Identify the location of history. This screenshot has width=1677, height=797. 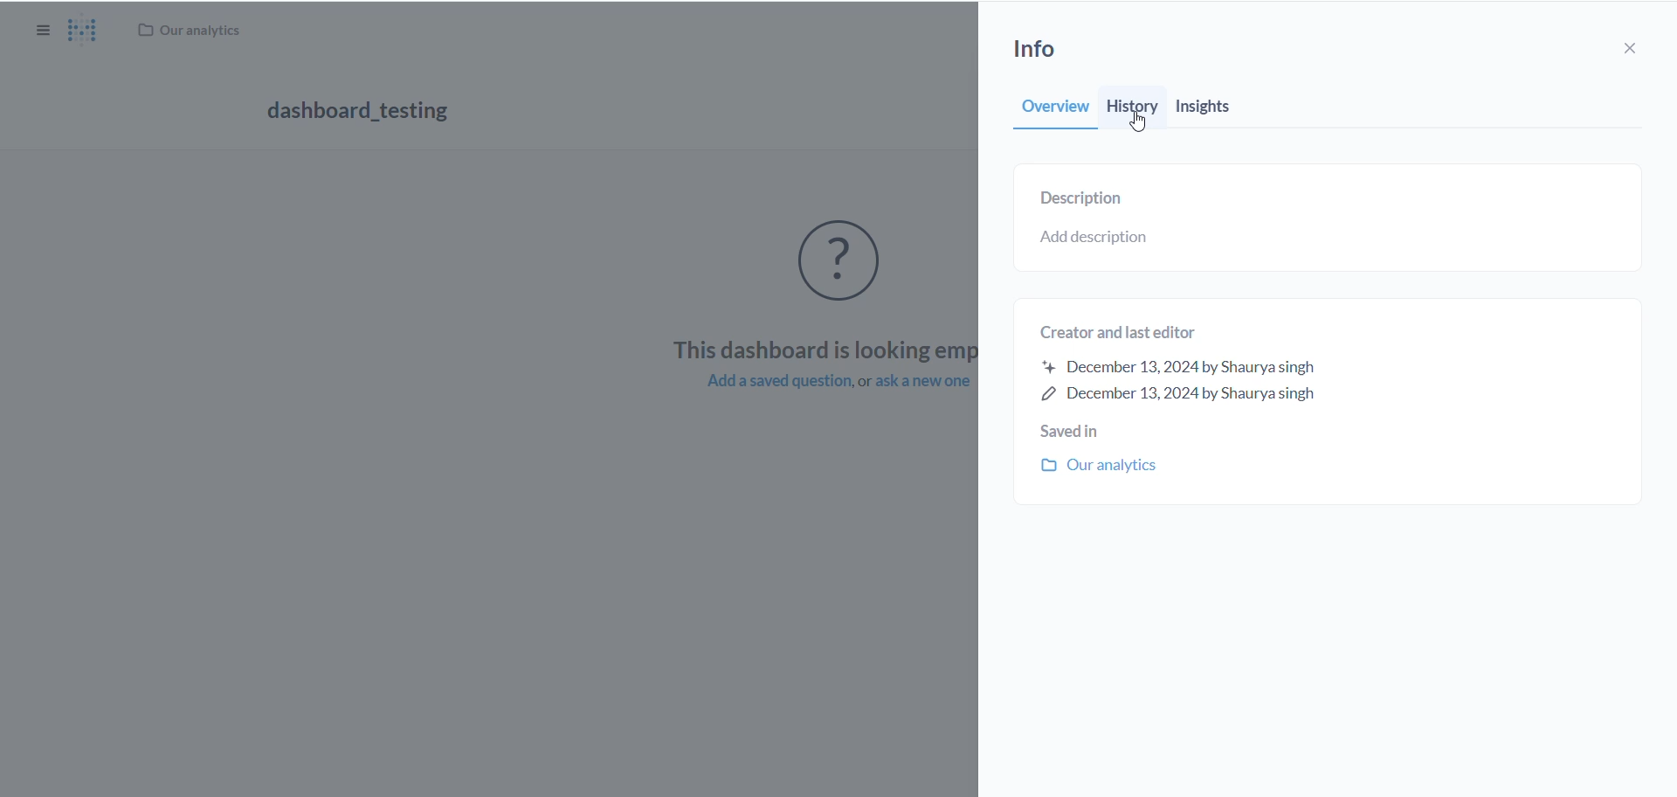
(1134, 105).